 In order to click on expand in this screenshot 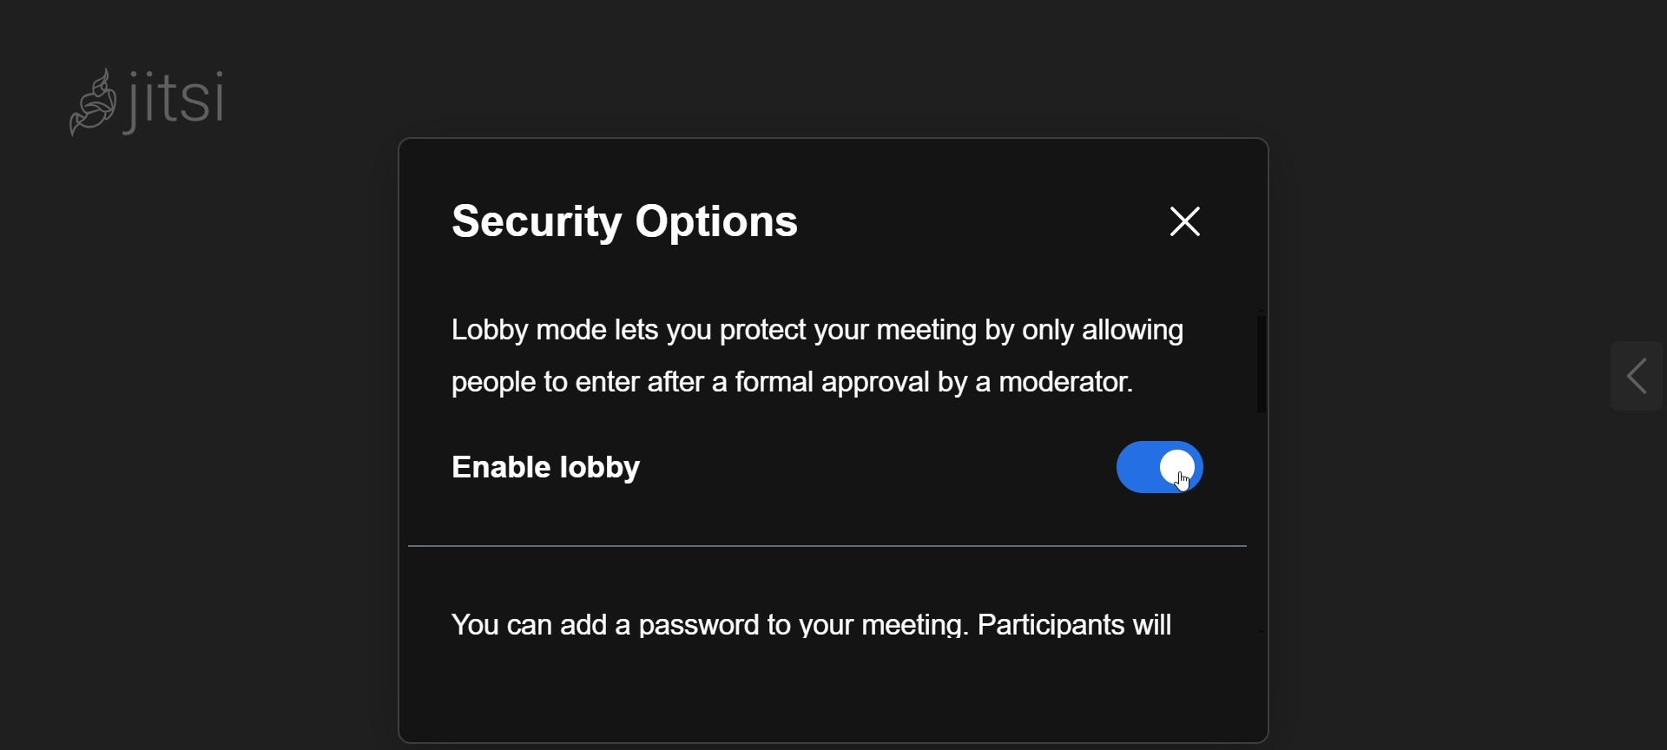, I will do `click(1619, 376)`.